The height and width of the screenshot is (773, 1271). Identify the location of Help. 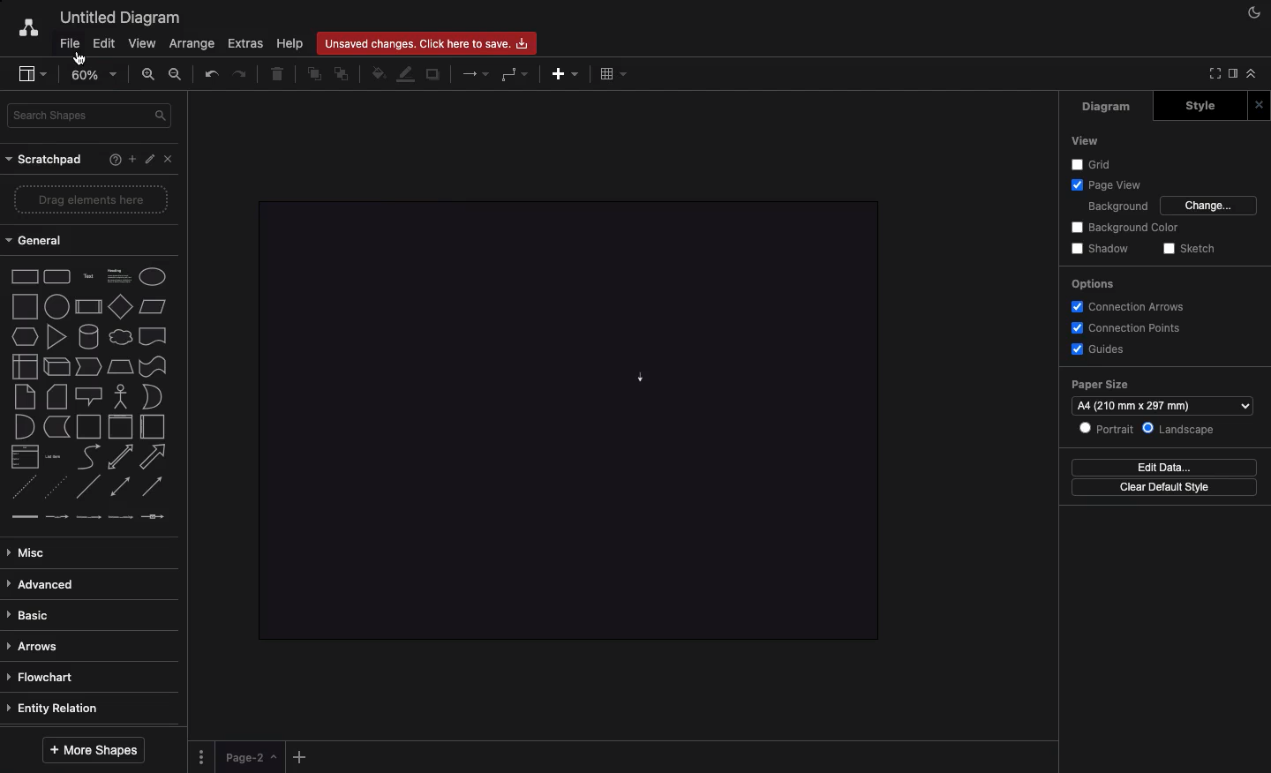
(115, 159).